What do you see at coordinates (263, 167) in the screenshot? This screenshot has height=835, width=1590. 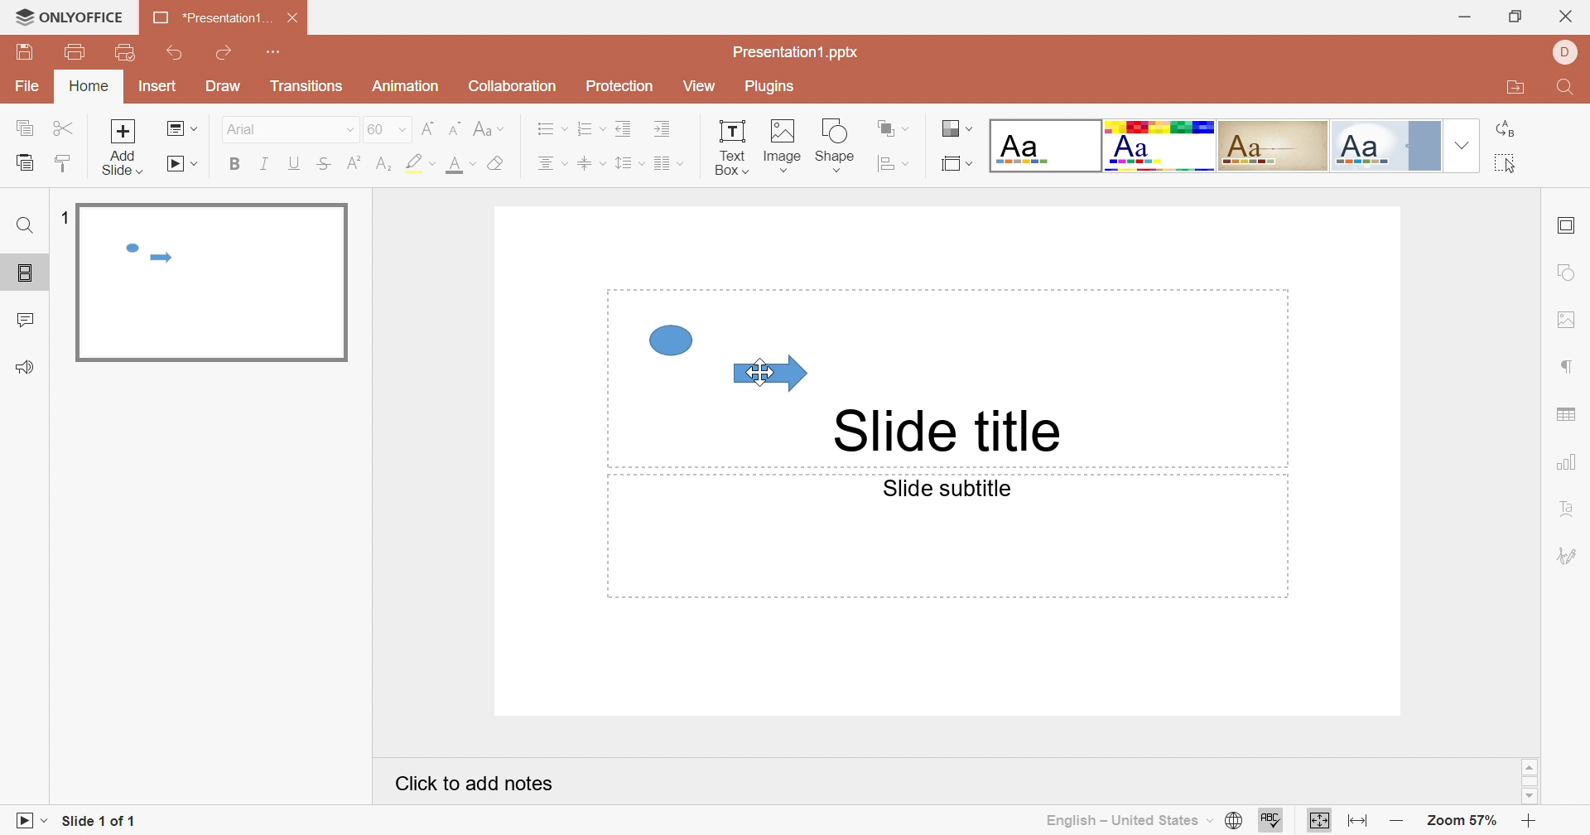 I see `Italic` at bounding box center [263, 167].